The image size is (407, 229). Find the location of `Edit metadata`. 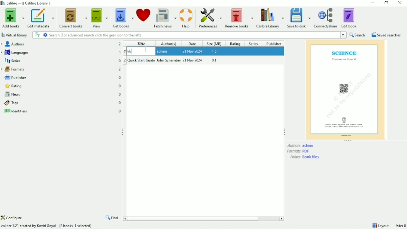

Edit metadata is located at coordinates (41, 18).